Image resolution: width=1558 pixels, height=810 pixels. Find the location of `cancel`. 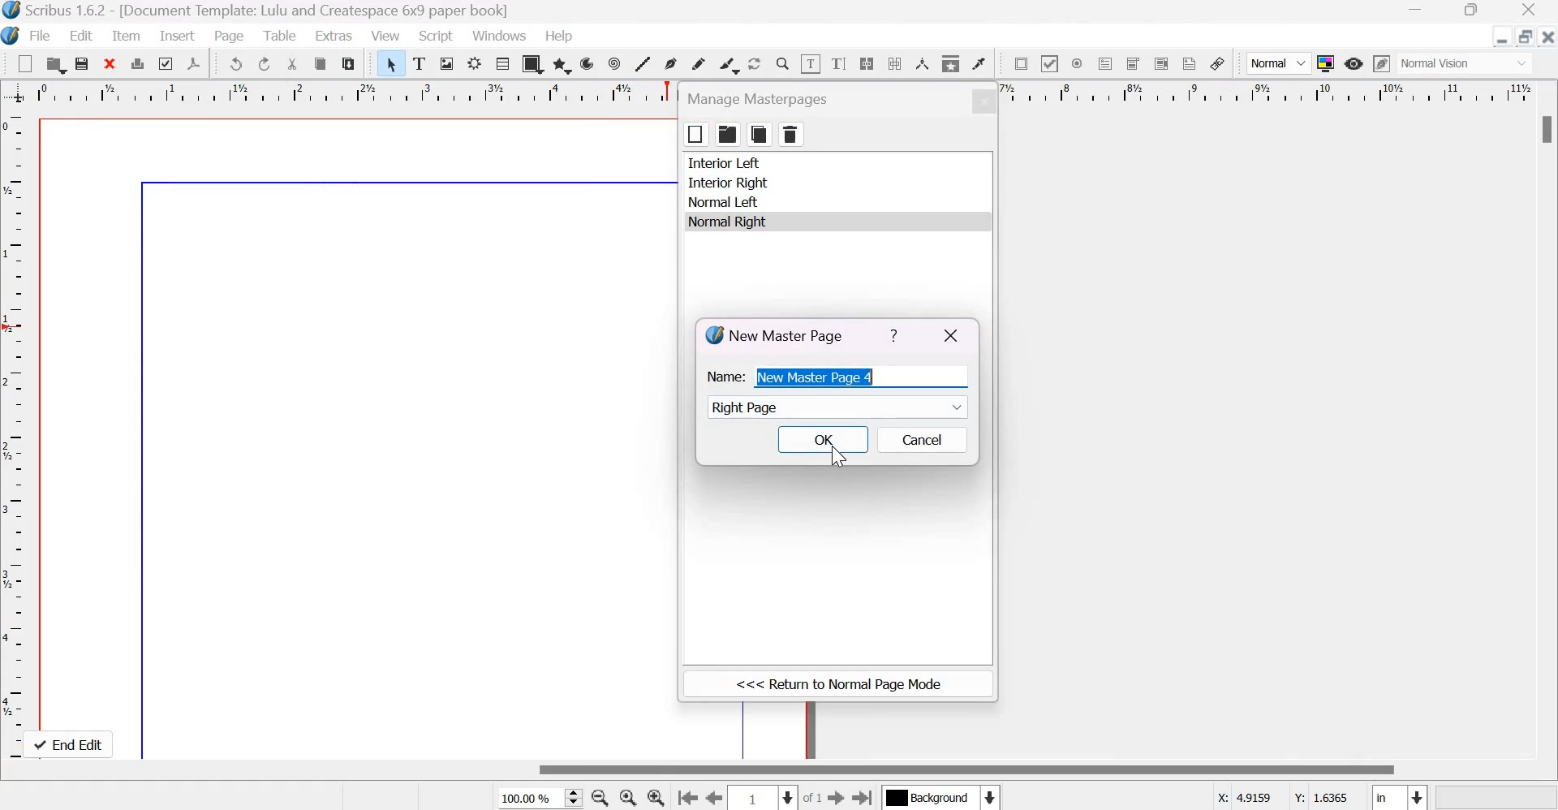

cancel is located at coordinates (922, 440).